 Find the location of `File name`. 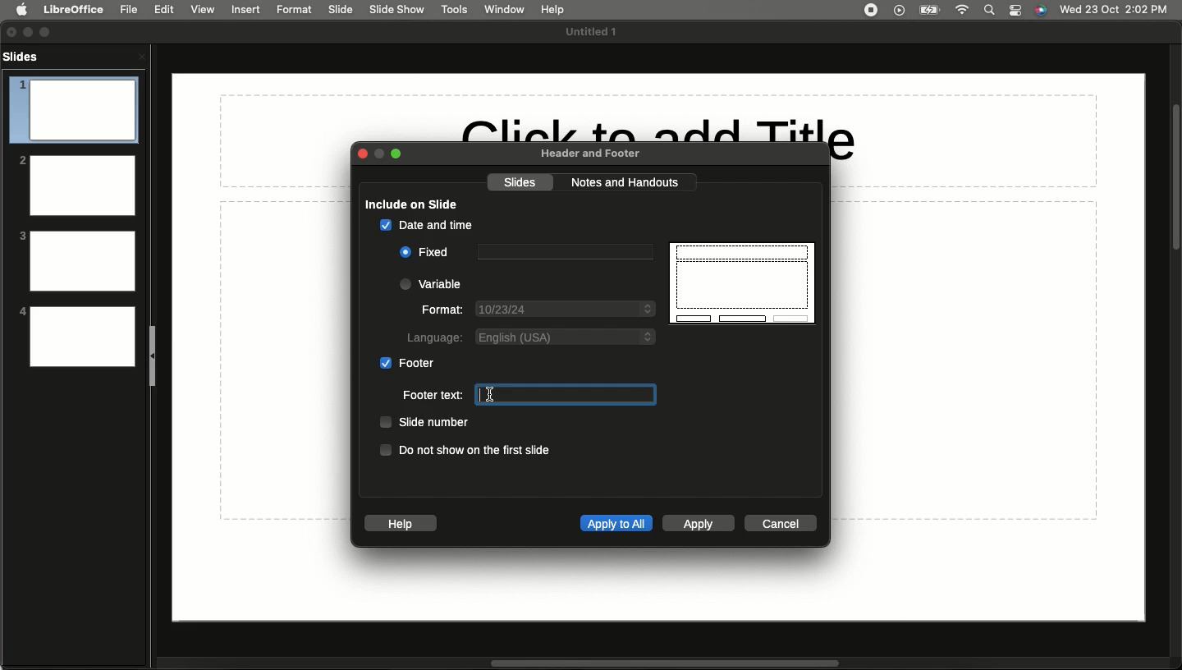

File name is located at coordinates (595, 32).